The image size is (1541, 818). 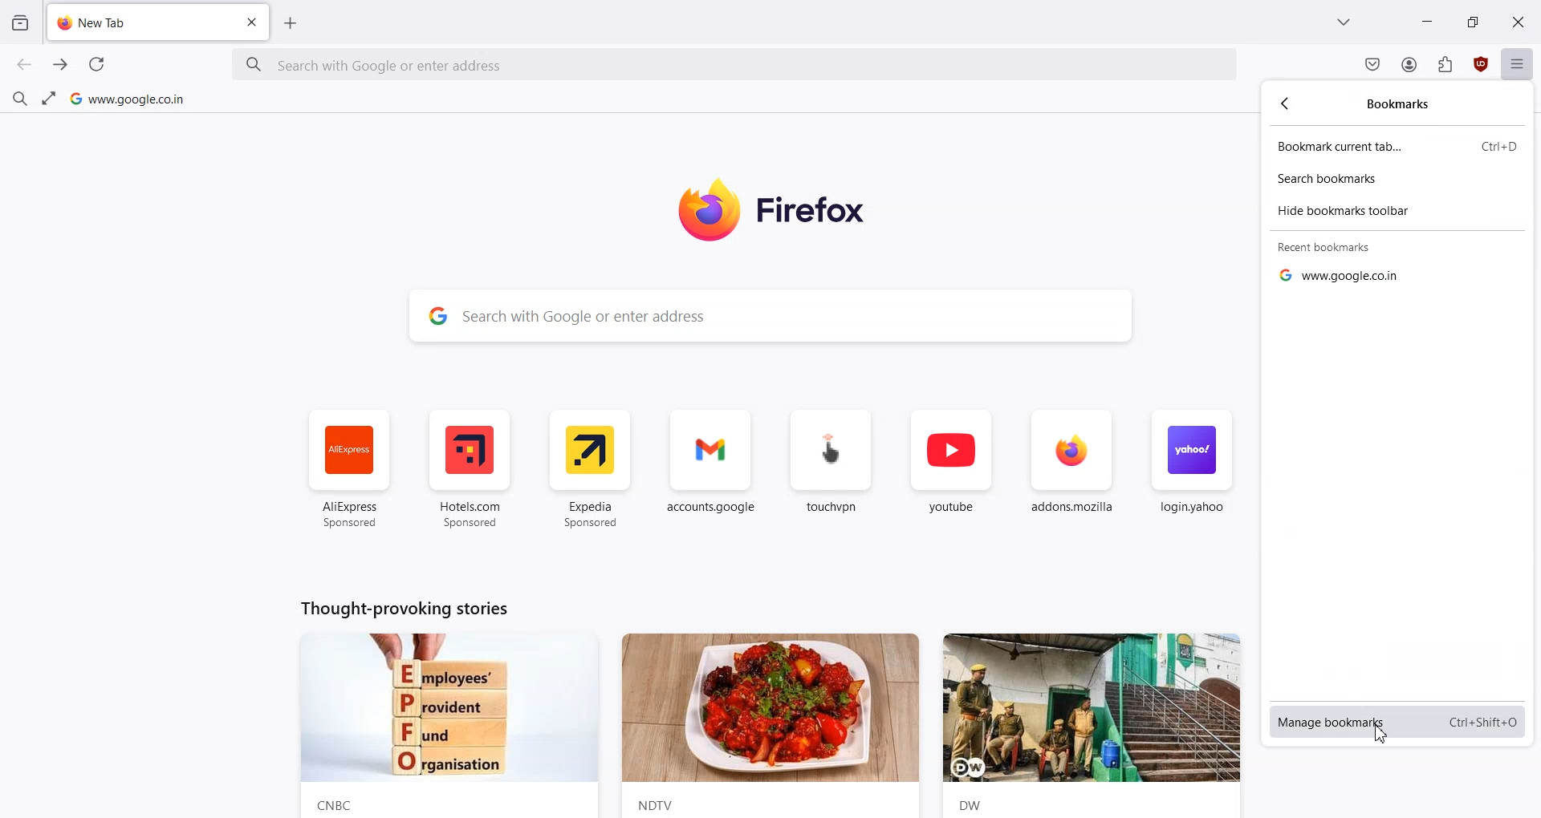 What do you see at coordinates (136, 23) in the screenshot?
I see `New Tab` at bounding box center [136, 23].